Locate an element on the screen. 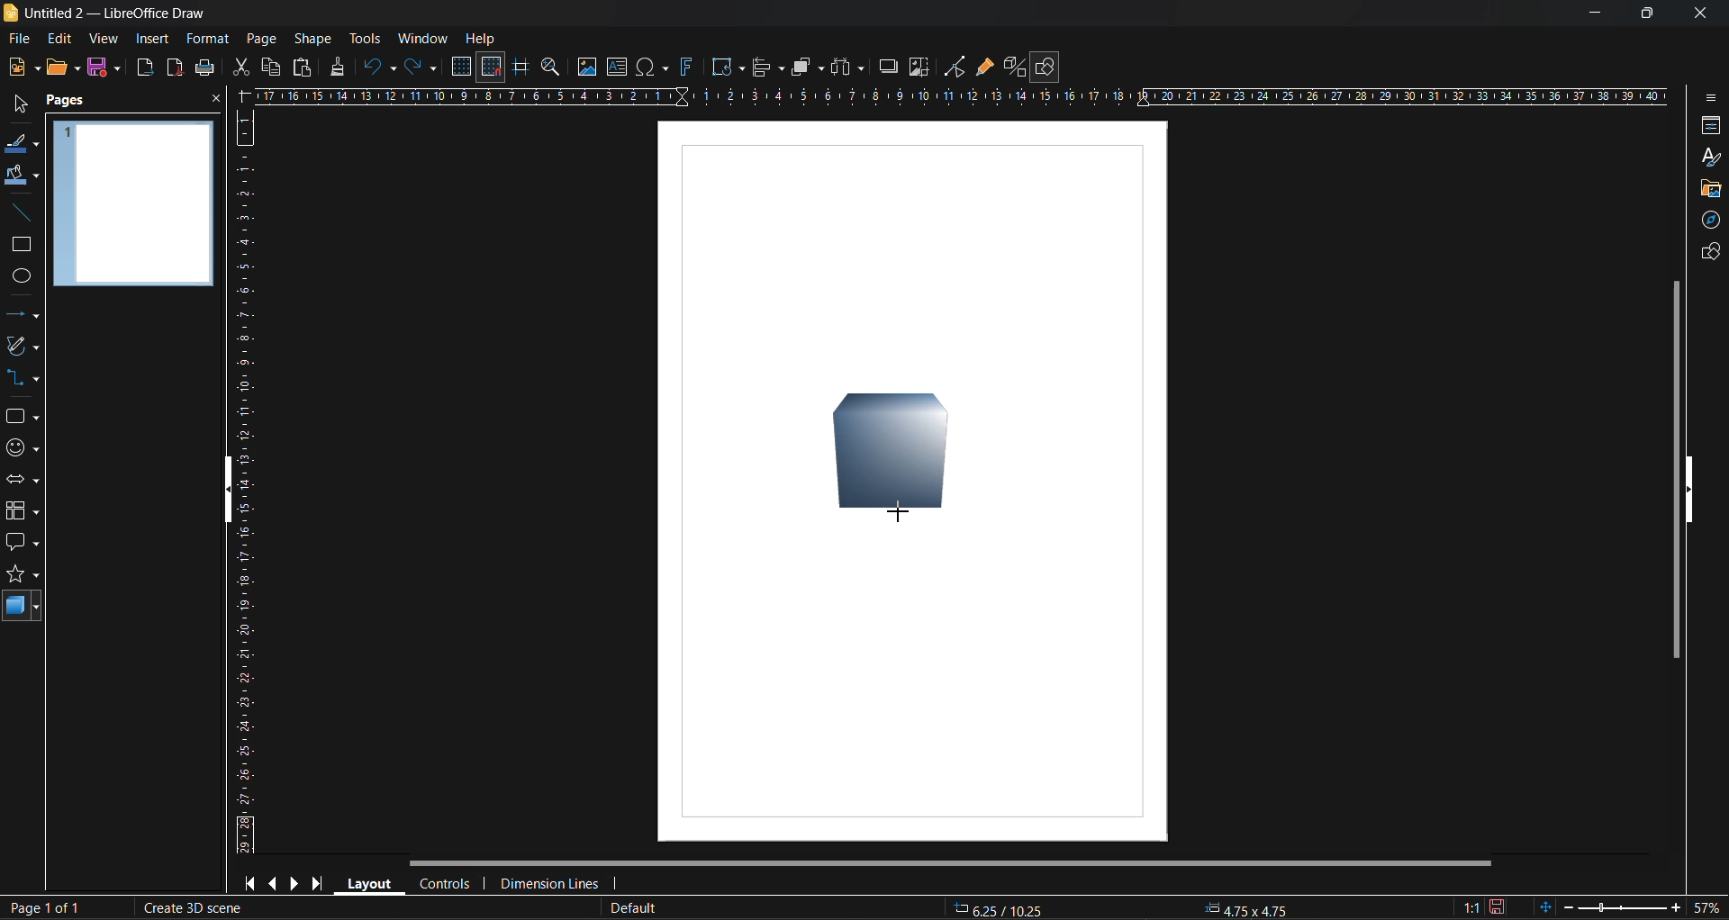  cursor is located at coordinates (900, 514).